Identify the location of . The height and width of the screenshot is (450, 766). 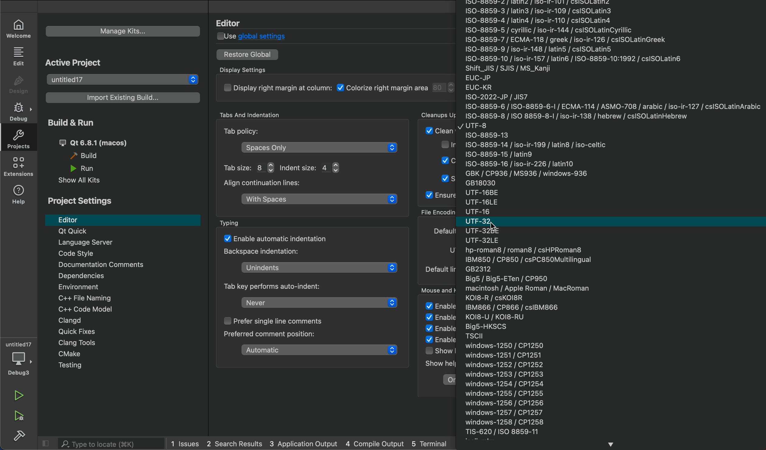
(427, 443).